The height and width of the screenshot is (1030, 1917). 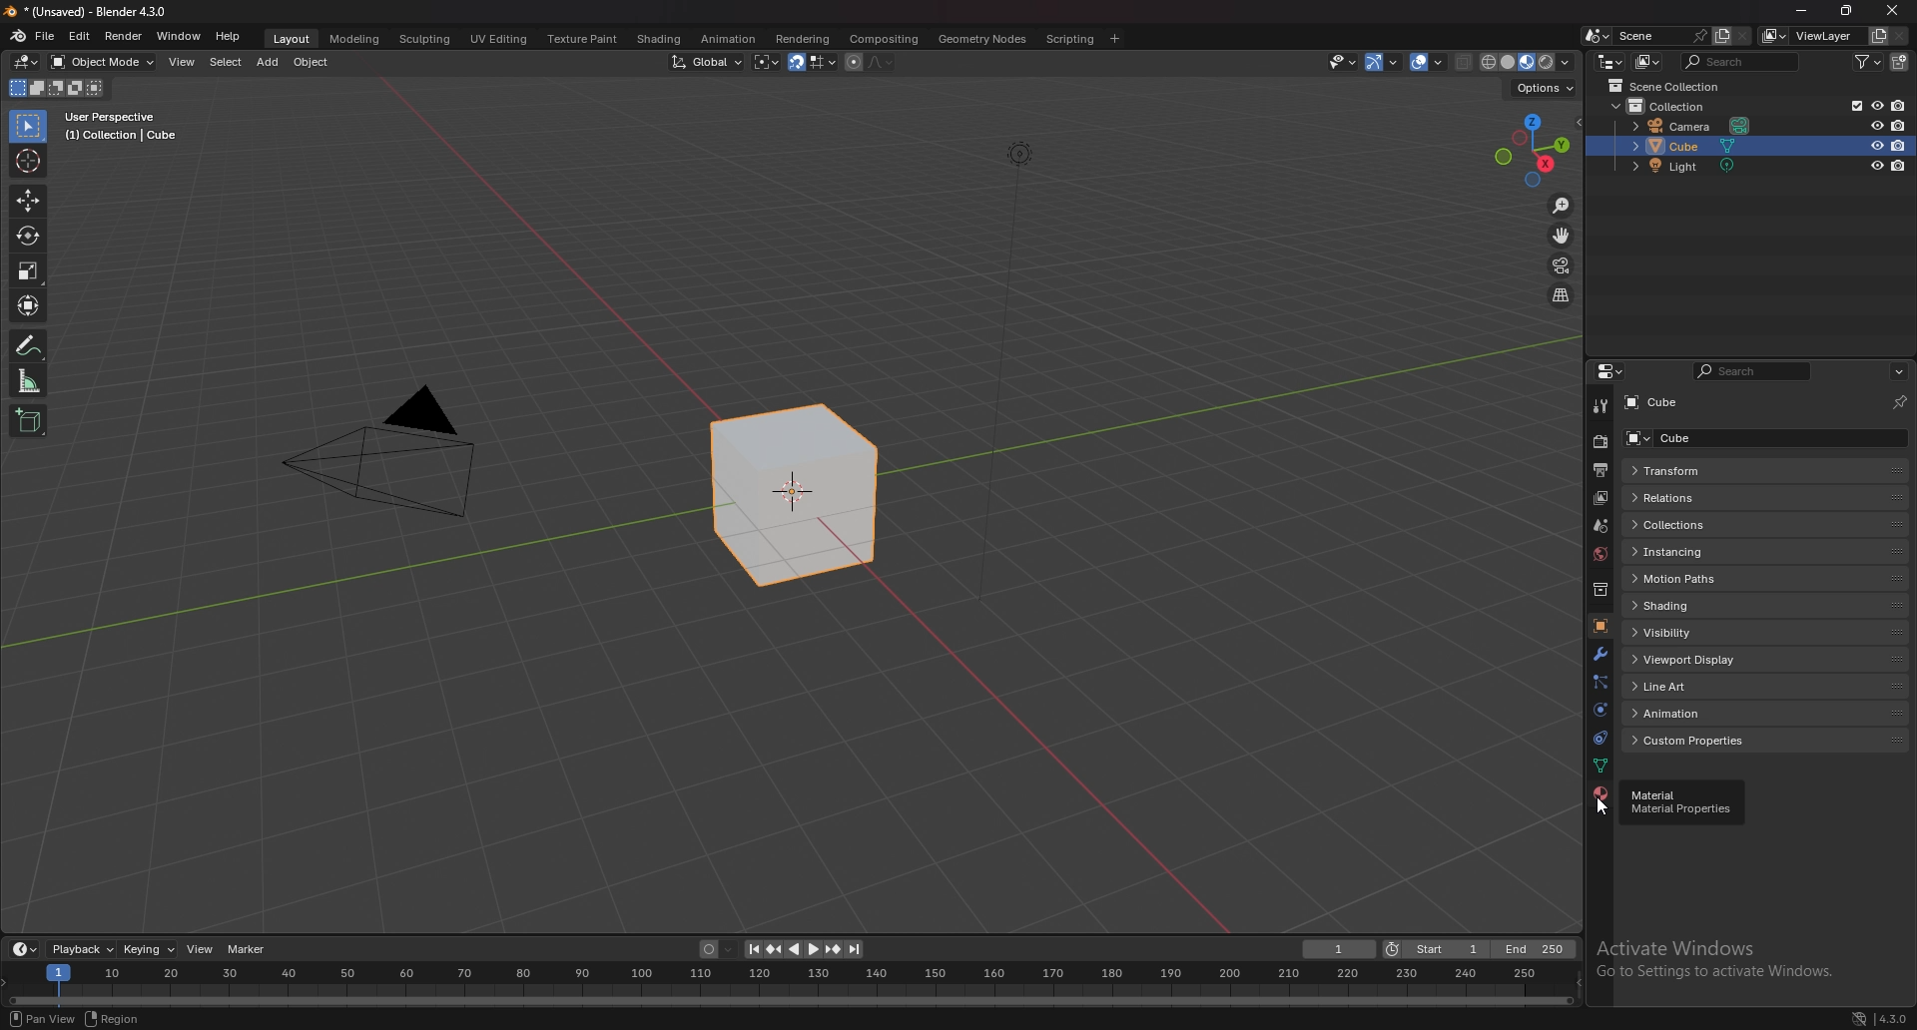 What do you see at coordinates (1563, 236) in the screenshot?
I see `move` at bounding box center [1563, 236].